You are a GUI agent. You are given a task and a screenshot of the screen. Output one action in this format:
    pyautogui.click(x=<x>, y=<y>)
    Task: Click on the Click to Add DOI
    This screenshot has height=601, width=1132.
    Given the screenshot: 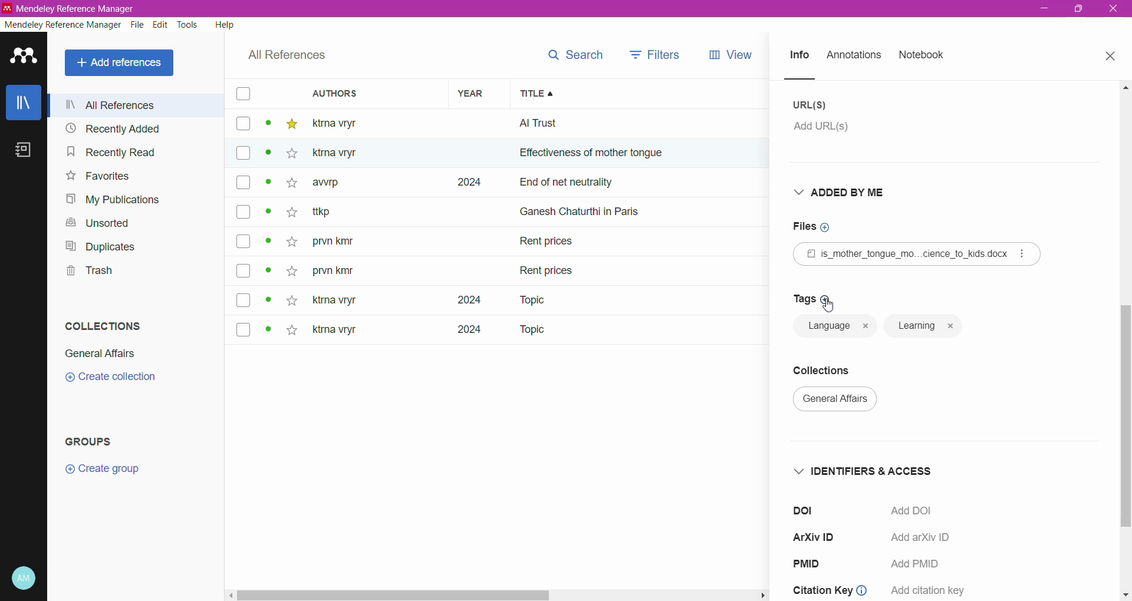 What is the action you would take?
    pyautogui.click(x=920, y=511)
    